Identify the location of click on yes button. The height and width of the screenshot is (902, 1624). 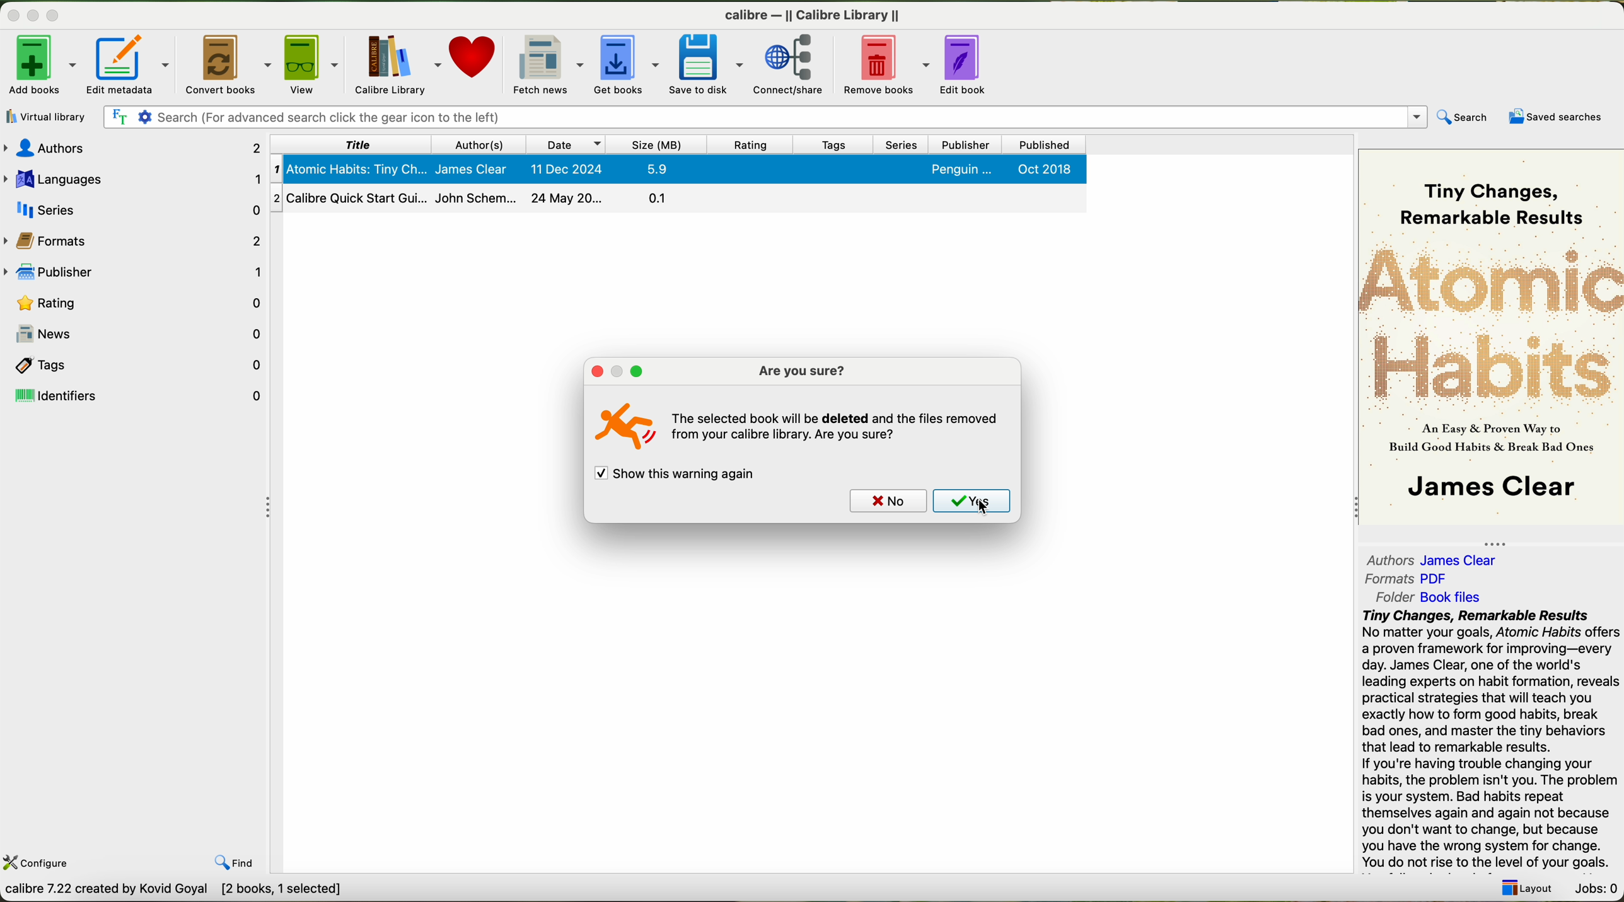
(970, 502).